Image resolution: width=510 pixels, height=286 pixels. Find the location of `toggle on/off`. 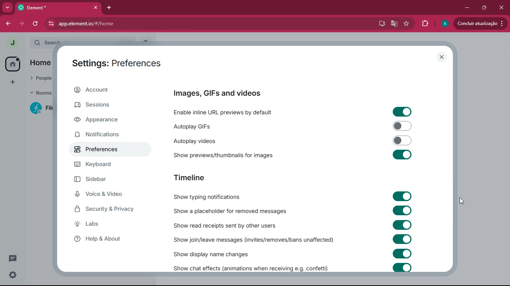

toggle on/off is located at coordinates (403, 196).